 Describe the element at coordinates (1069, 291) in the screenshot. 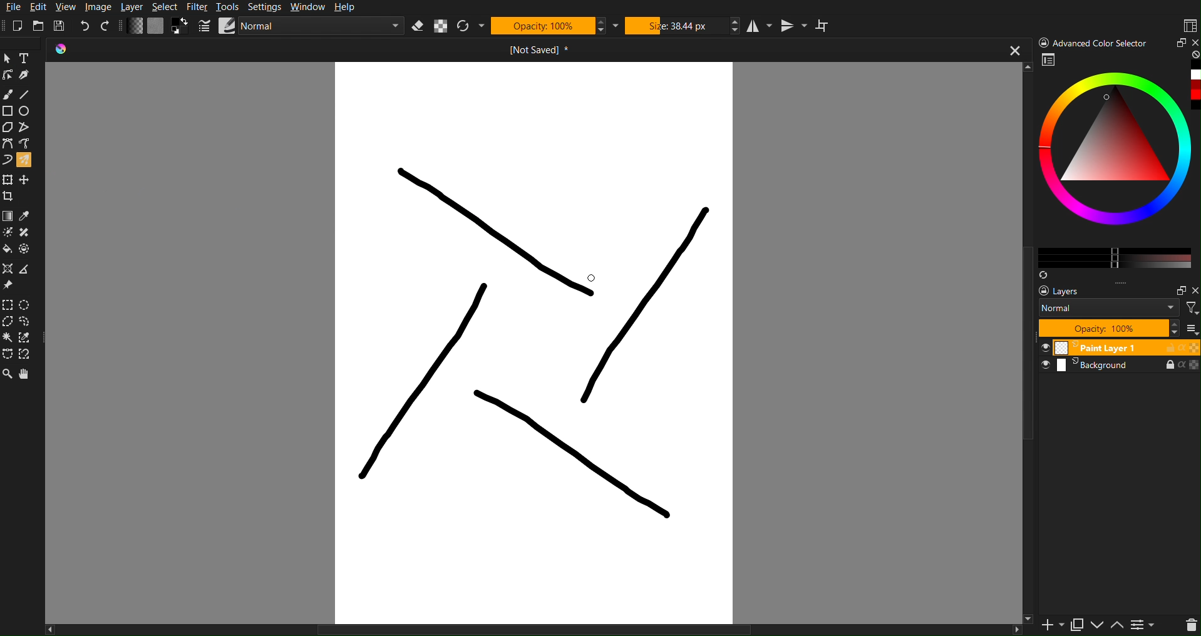

I see `layers` at that location.